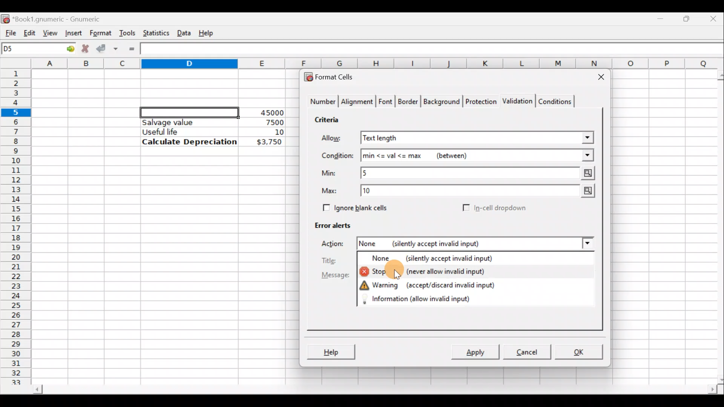 Image resolution: width=724 pixels, height=407 pixels. I want to click on Message, so click(334, 277).